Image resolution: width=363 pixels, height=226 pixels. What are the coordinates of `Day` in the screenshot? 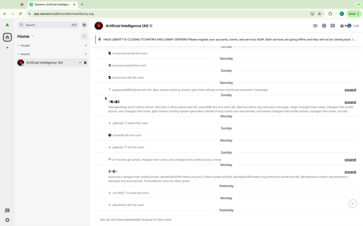 It's located at (228, 186).